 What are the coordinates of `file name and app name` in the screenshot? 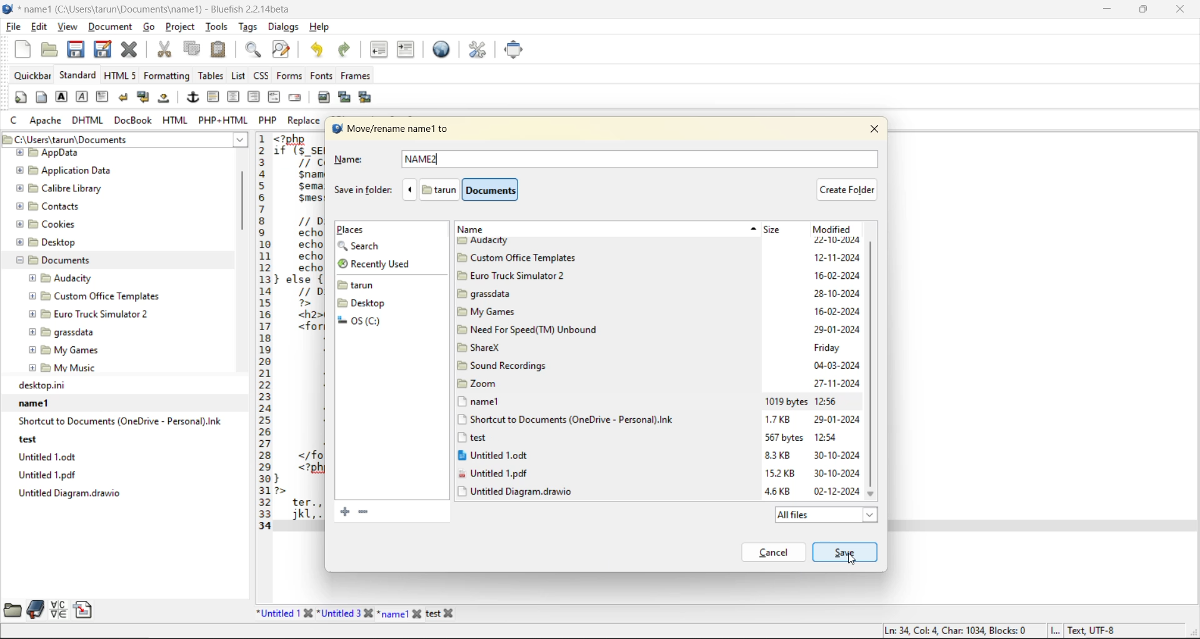 It's located at (154, 9).